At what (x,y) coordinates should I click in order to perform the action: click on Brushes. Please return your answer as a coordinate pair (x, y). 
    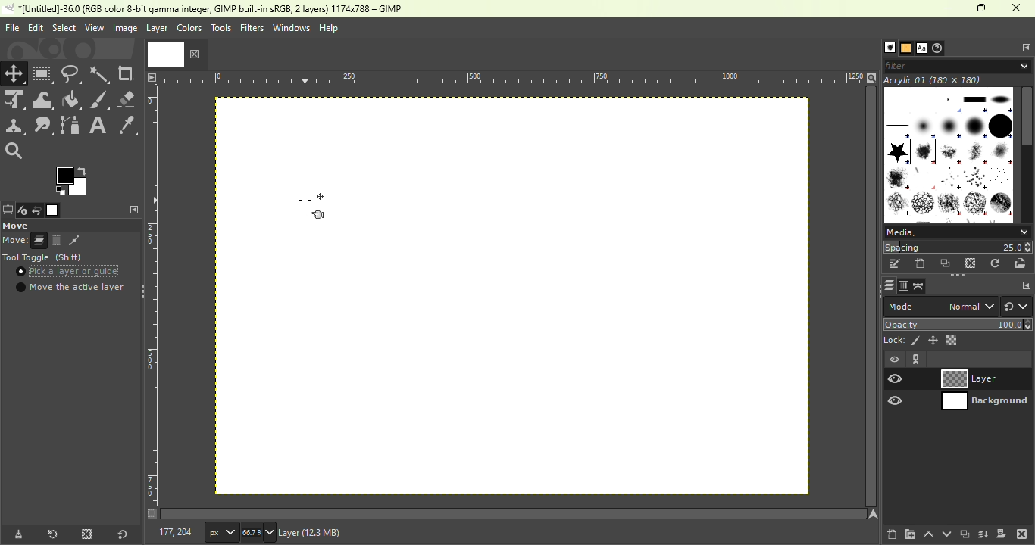
    Looking at the image, I should click on (886, 48).